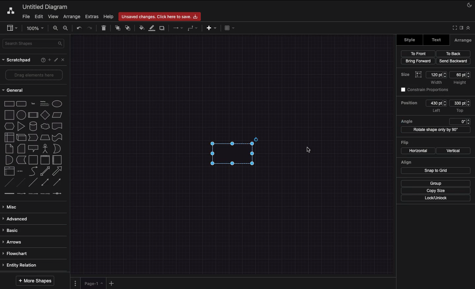 The width and height of the screenshot is (475, 289). What do you see at coordinates (436, 199) in the screenshot?
I see `Lock/unlock` at bounding box center [436, 199].